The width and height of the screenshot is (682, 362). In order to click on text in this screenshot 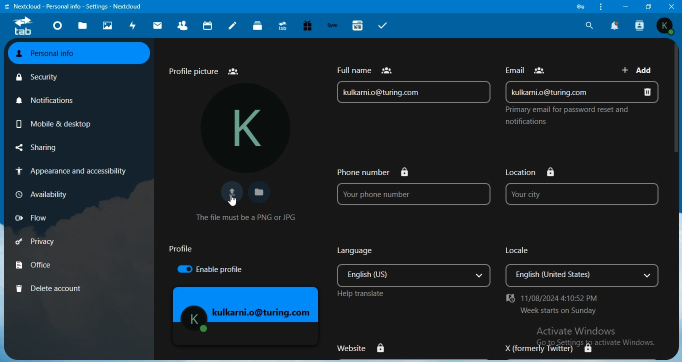, I will do `click(565, 116)`.